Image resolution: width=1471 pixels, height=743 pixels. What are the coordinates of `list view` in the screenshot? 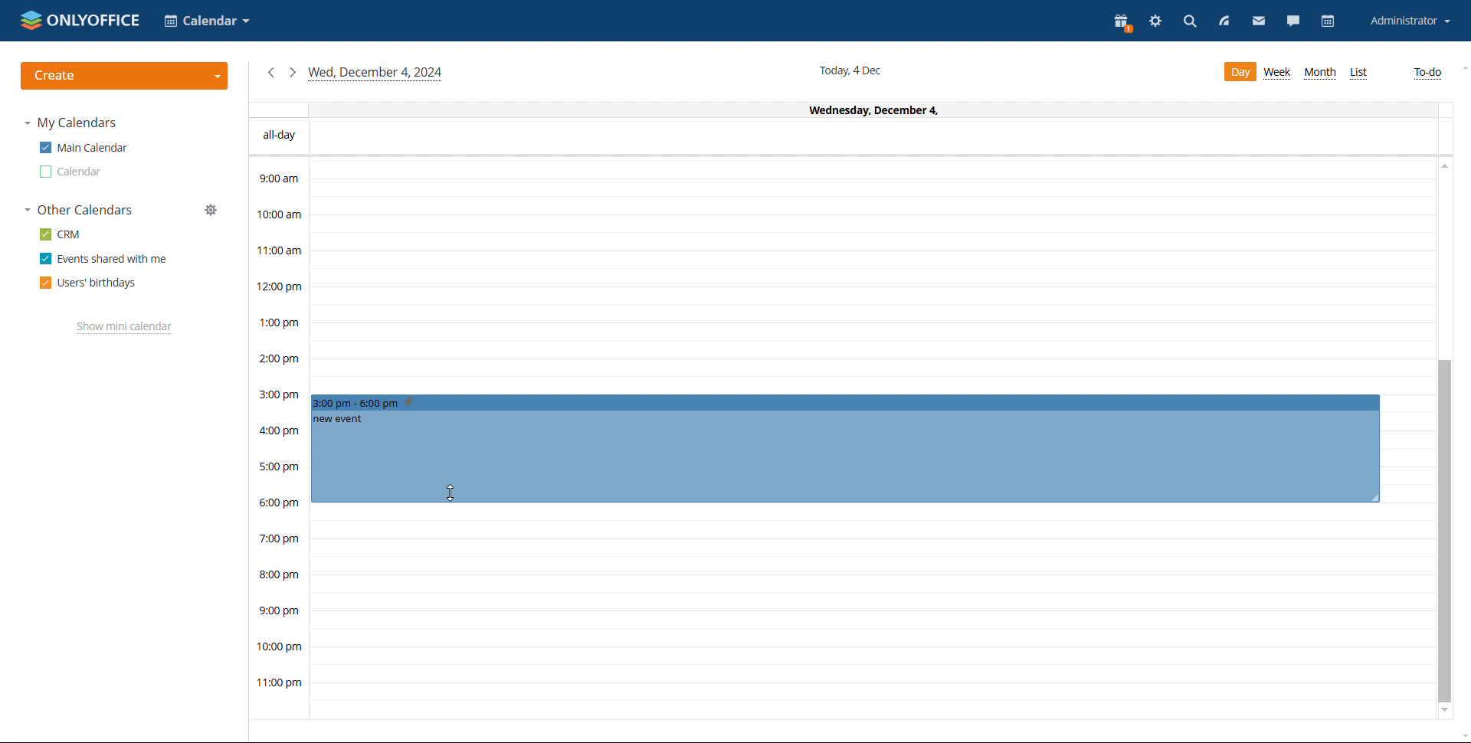 It's located at (1358, 74).